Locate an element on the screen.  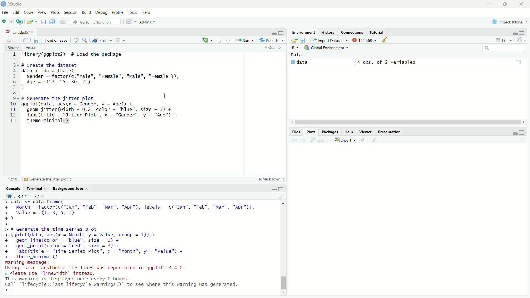
project: (None) is located at coordinates (509, 22).